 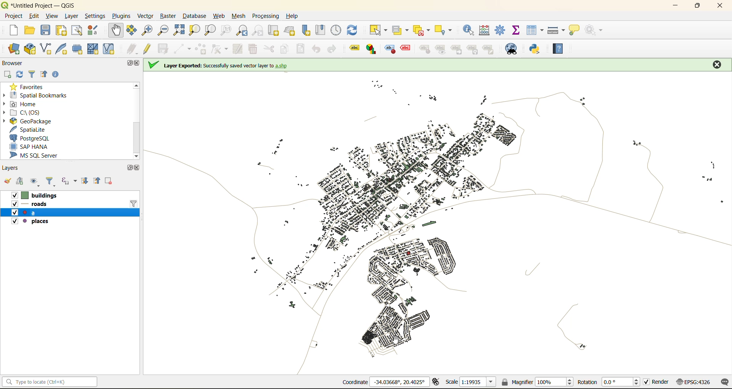 I want to click on file name added to layers, so click(x=31, y=213).